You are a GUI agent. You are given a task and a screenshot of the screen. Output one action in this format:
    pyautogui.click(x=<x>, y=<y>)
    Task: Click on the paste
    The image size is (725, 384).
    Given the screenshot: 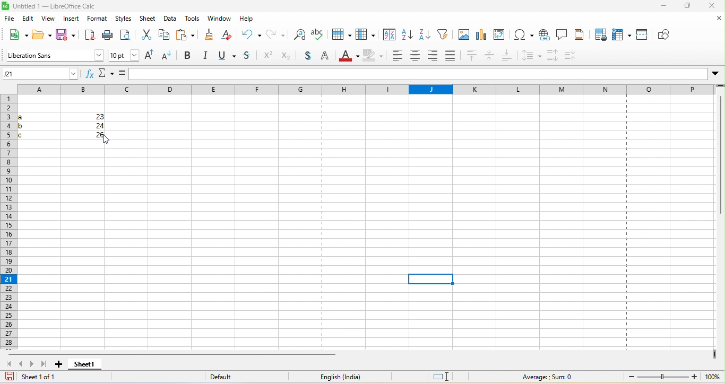 What is the action you would take?
    pyautogui.click(x=186, y=36)
    